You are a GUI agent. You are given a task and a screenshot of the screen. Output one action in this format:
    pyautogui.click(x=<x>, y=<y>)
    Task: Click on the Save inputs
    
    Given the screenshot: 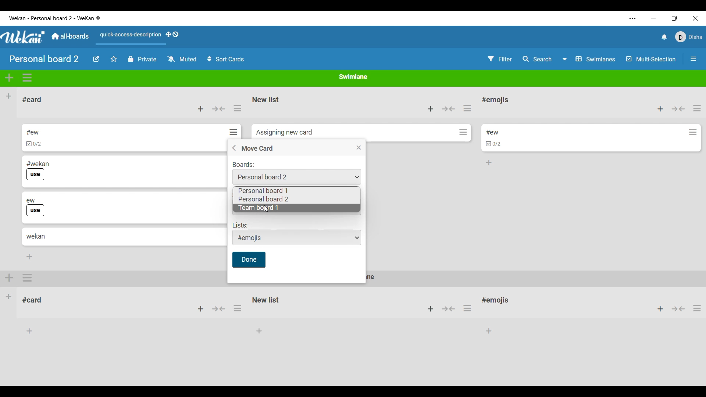 What is the action you would take?
    pyautogui.click(x=249, y=260)
    